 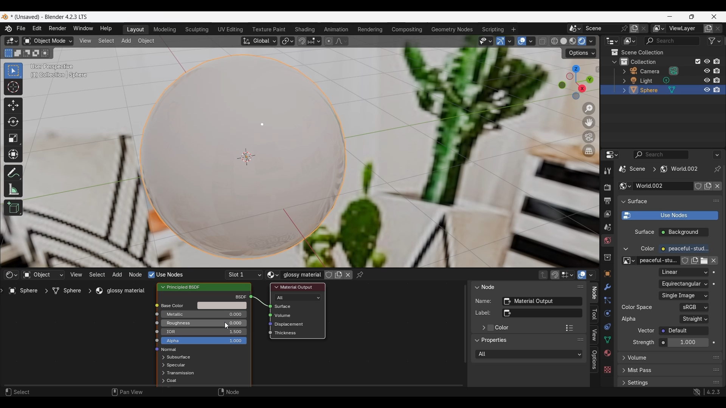 What do you see at coordinates (684, 331) in the screenshot?
I see `Vector` at bounding box center [684, 331].